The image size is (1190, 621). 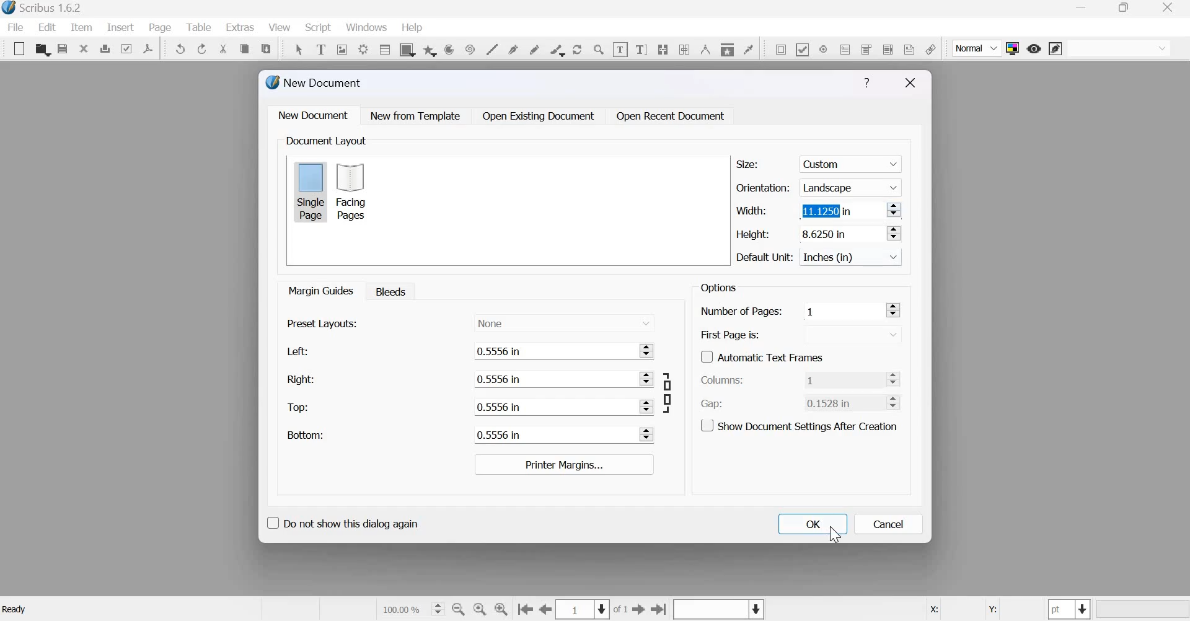 What do you see at coordinates (19, 27) in the screenshot?
I see `File` at bounding box center [19, 27].